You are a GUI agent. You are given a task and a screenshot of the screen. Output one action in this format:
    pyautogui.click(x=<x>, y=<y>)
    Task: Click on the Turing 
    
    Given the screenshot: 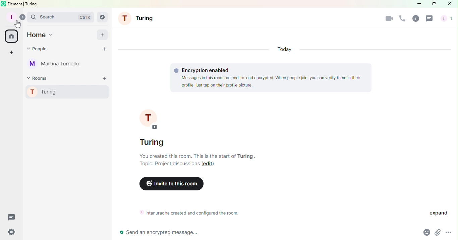 What is the action you would take?
    pyautogui.click(x=138, y=18)
    